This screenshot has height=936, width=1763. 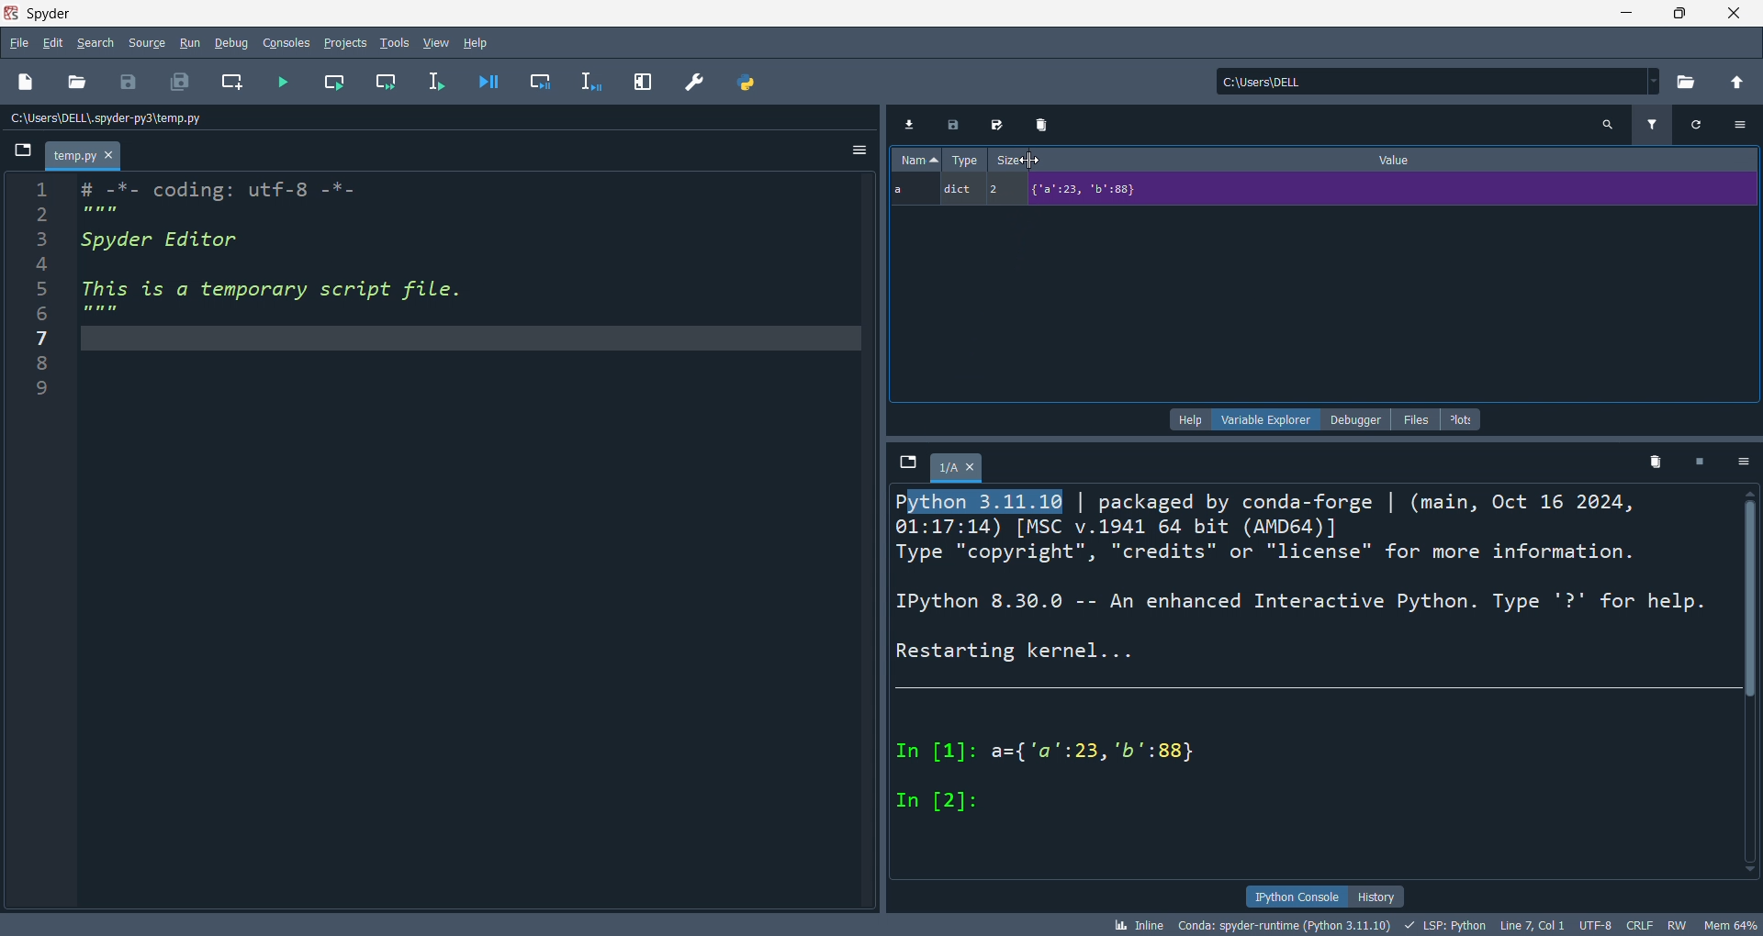 I want to click on file data, so click(x=881, y=925).